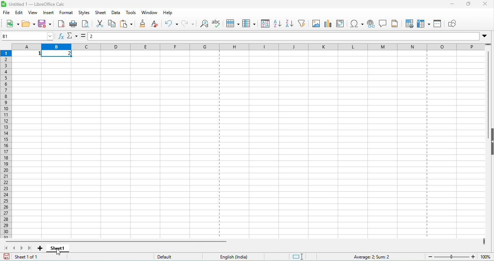  I want to click on sort, so click(265, 25).